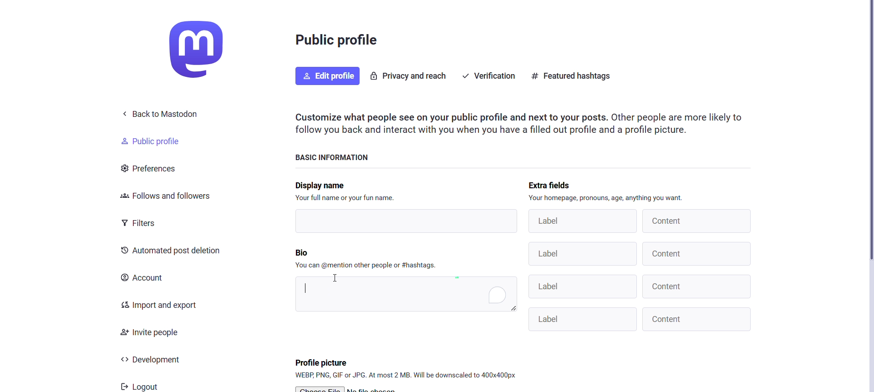  What do you see at coordinates (559, 181) in the screenshot?
I see `Extra Fields` at bounding box center [559, 181].